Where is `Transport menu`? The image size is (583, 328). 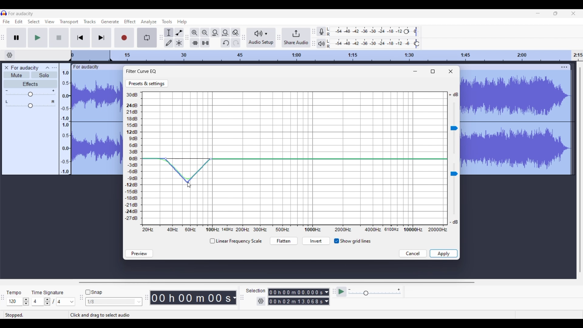 Transport menu is located at coordinates (69, 22).